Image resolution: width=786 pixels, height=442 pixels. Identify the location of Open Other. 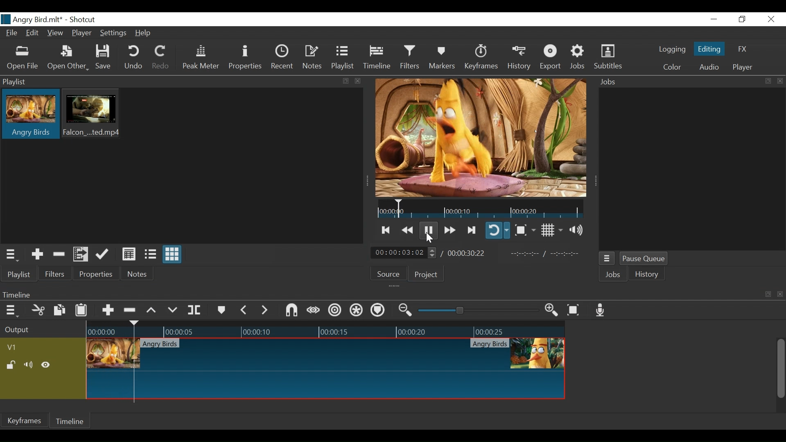
(68, 57).